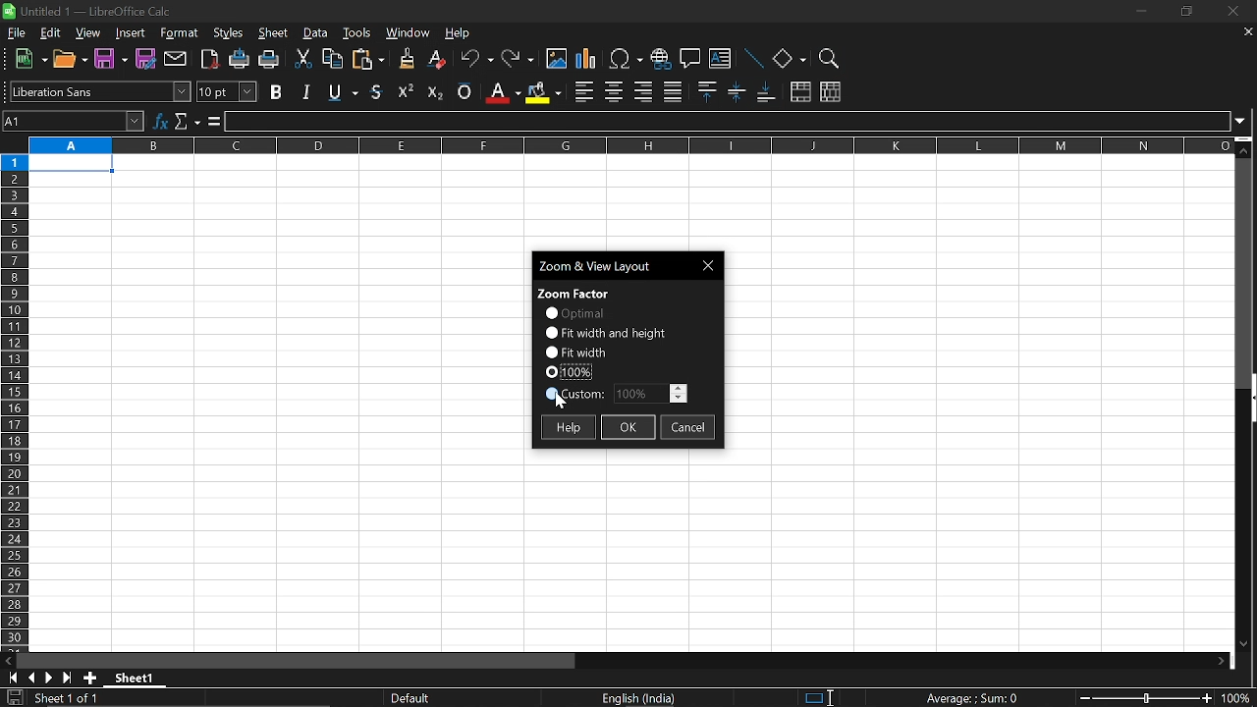 This screenshot has width=1257, height=707. What do you see at coordinates (316, 33) in the screenshot?
I see `data` at bounding box center [316, 33].